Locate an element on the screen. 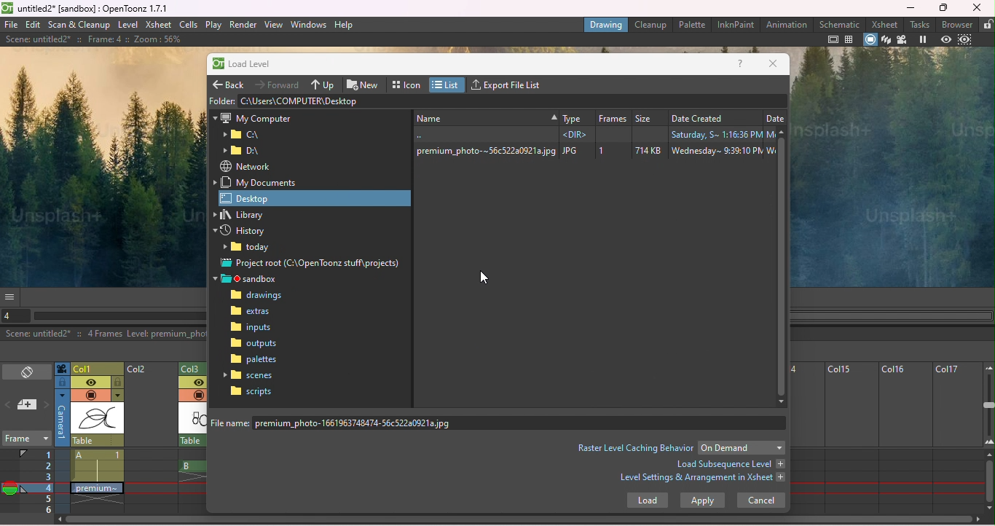  Export file list is located at coordinates (510, 83).